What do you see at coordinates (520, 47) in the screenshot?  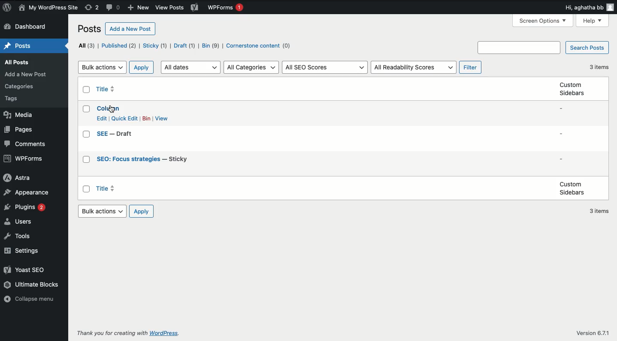 I see `search` at bounding box center [520, 47].